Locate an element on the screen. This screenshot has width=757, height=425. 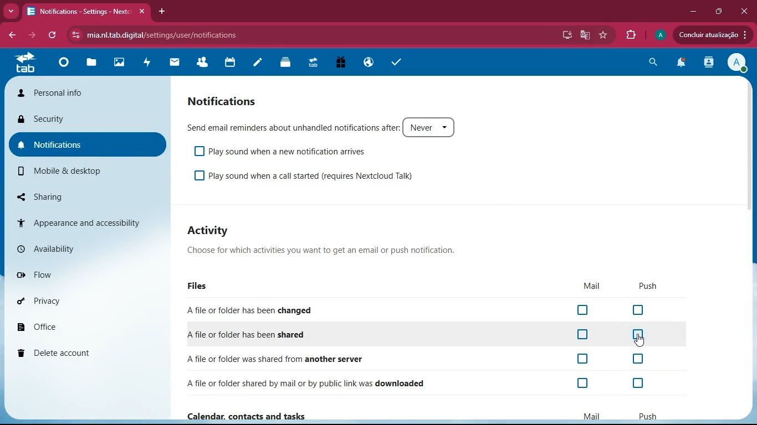
notifications is located at coordinates (89, 144).